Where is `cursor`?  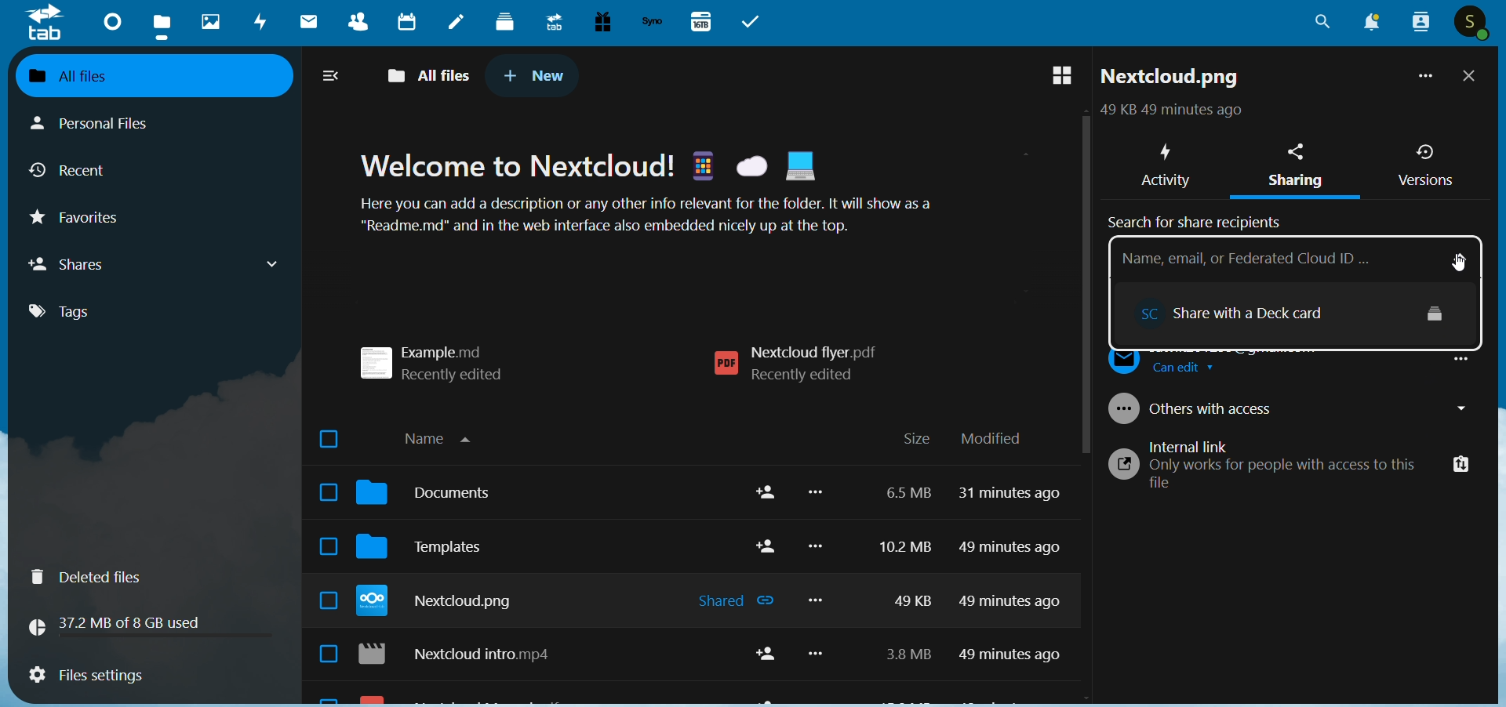
cursor is located at coordinates (1456, 259).